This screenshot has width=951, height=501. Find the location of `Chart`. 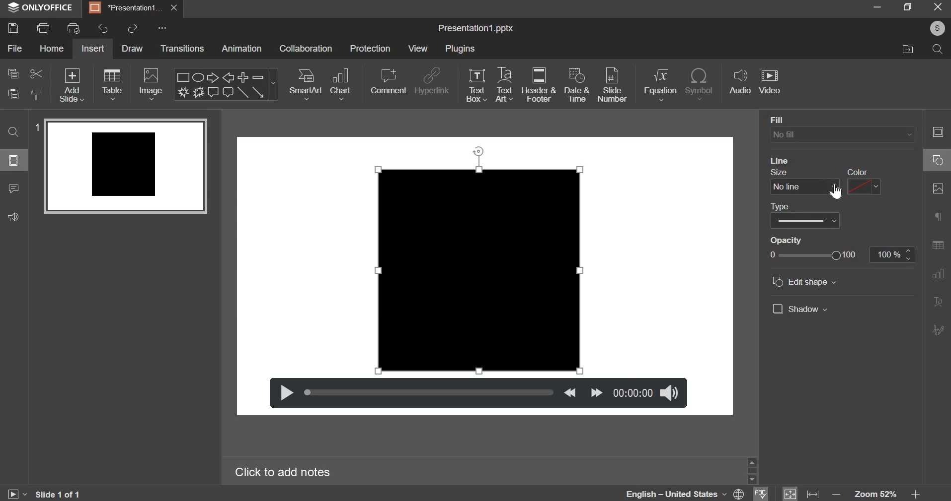

Chart is located at coordinates (938, 275).